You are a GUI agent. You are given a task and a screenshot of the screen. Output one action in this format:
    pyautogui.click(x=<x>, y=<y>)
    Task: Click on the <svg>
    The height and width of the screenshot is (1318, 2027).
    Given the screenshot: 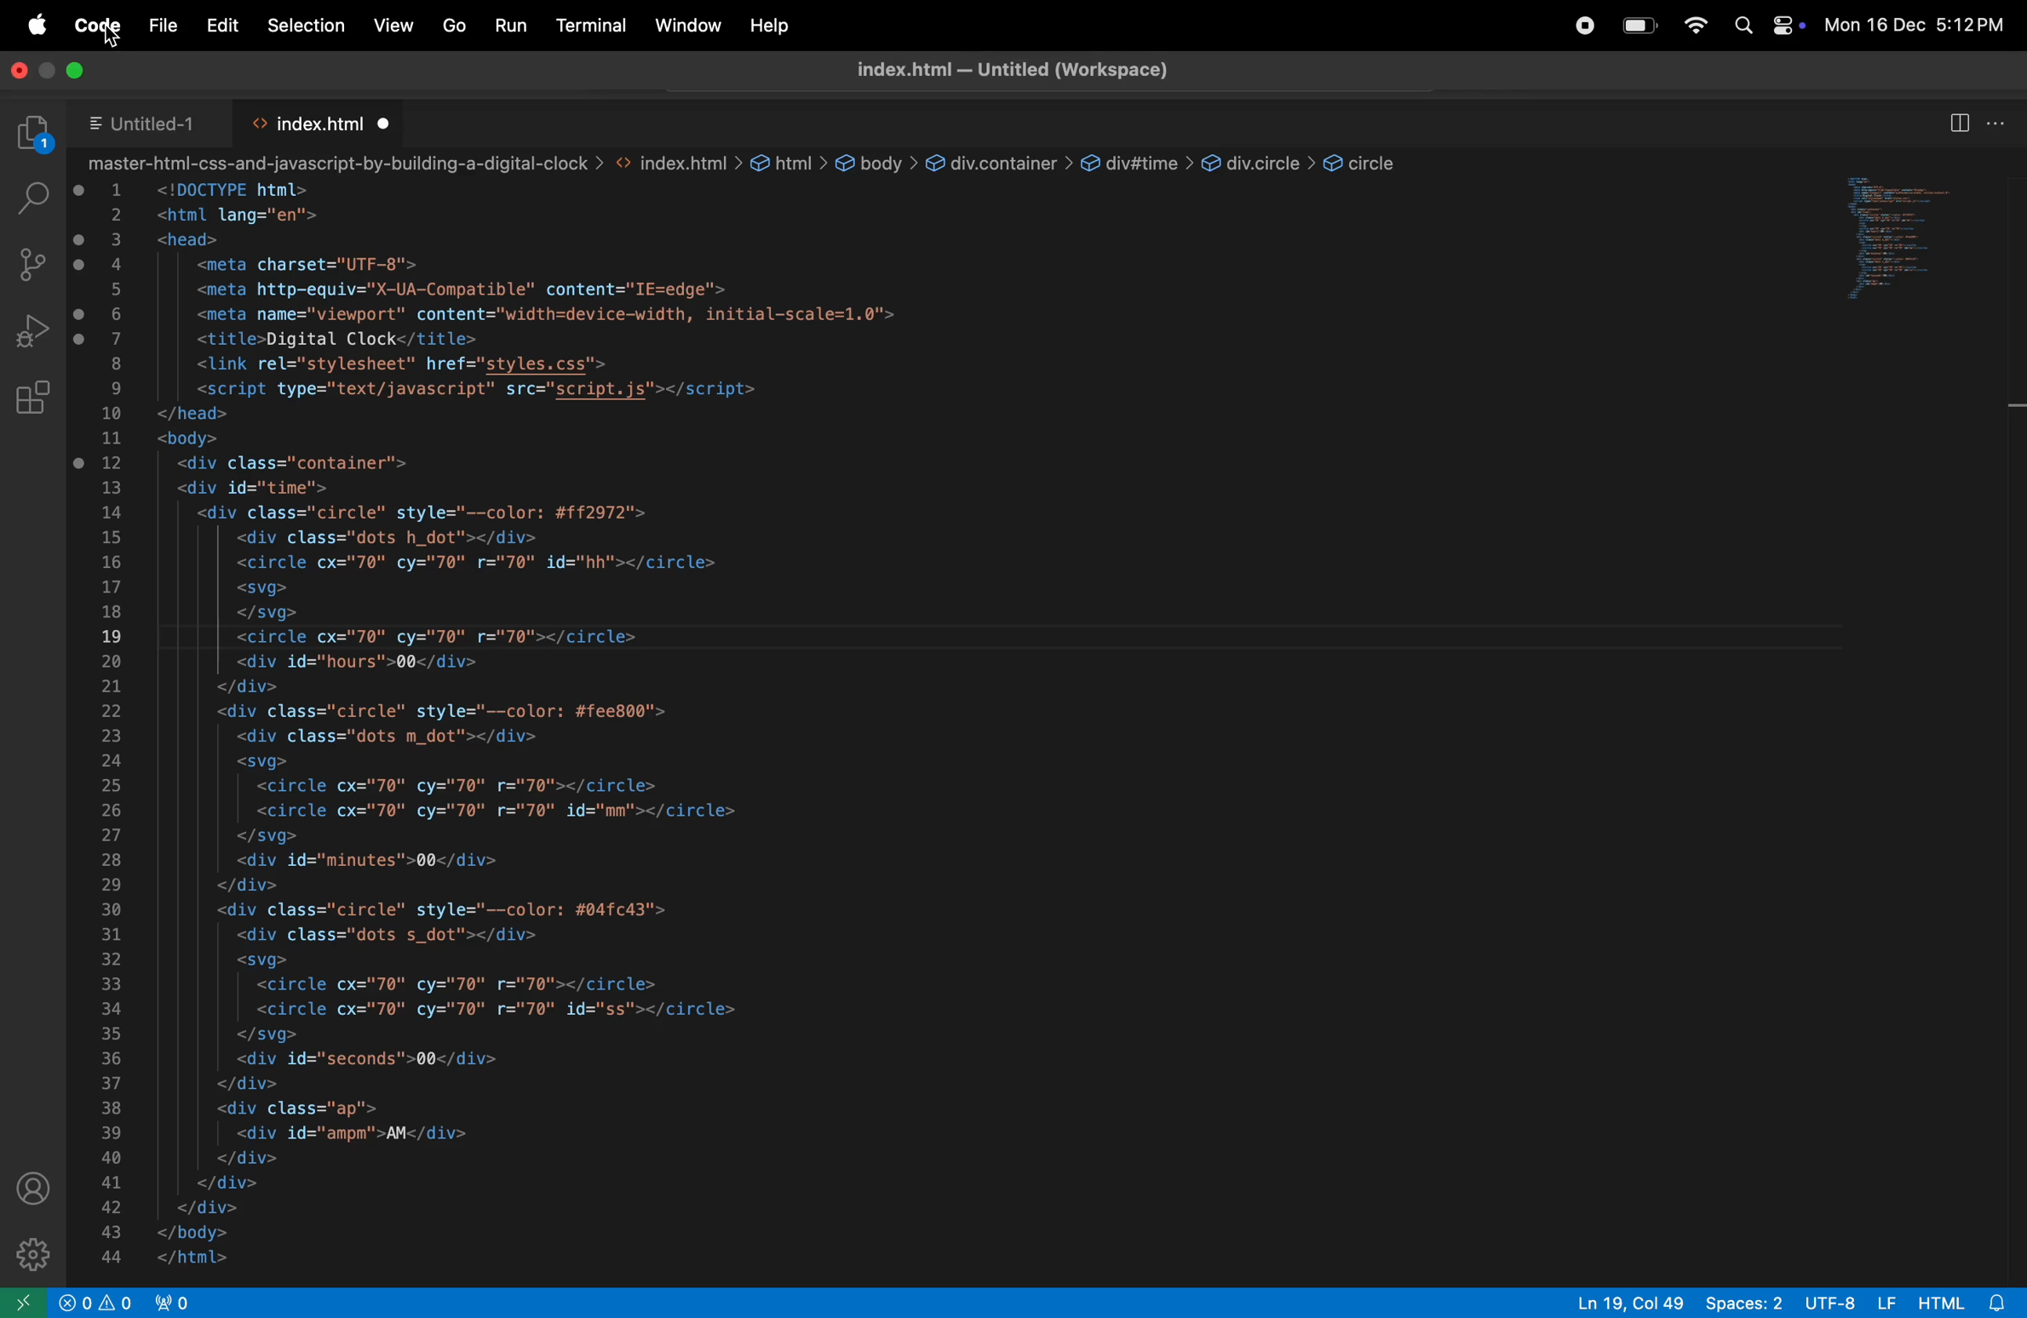 What is the action you would take?
    pyautogui.click(x=260, y=763)
    